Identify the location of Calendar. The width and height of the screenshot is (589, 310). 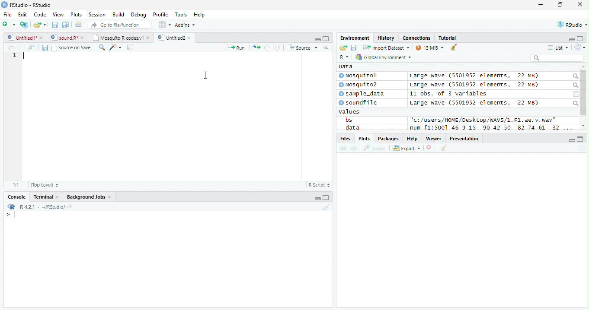
(576, 94).